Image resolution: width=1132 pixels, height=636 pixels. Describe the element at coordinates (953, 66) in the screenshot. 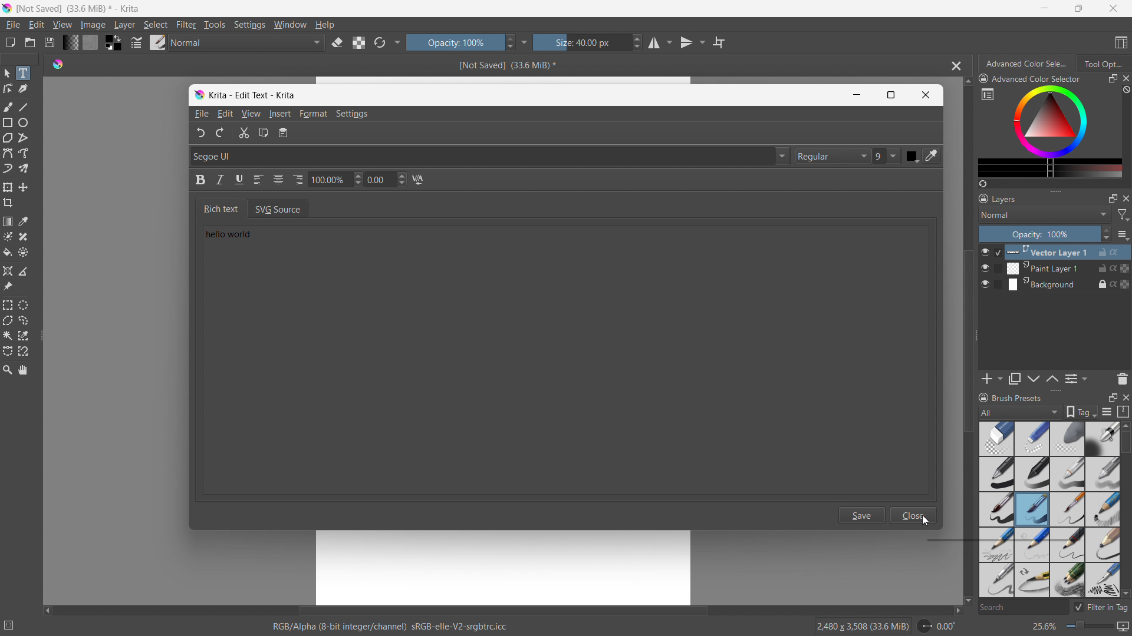

I see `close document` at that location.